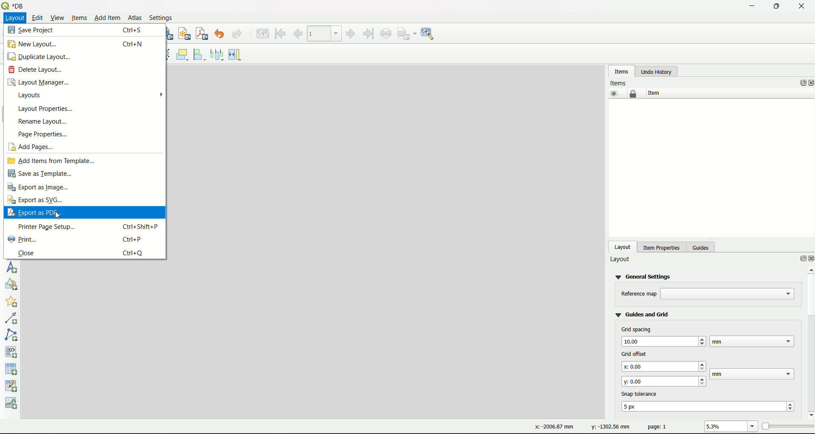  I want to click on print atlas, so click(386, 34).